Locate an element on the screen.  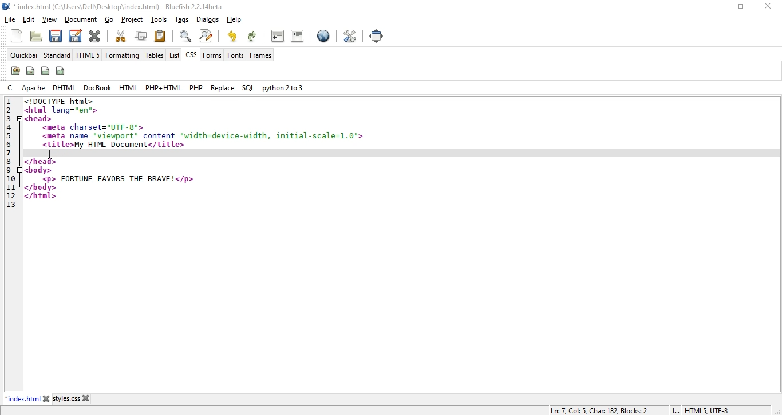
bluefish logo is located at coordinates (7, 7).